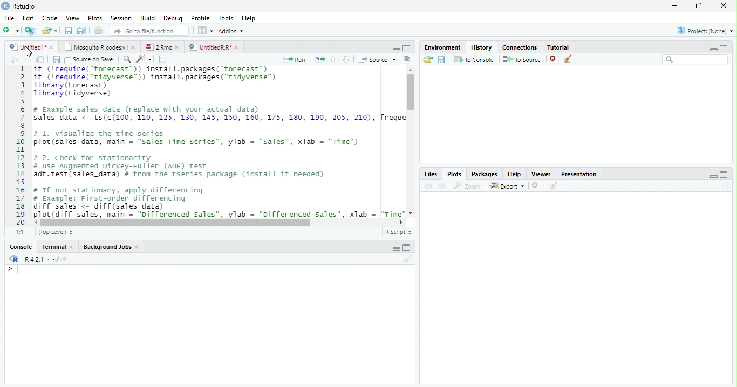 This screenshot has height=387, width=737. Describe the element at coordinates (94, 17) in the screenshot. I see `Plots` at that location.